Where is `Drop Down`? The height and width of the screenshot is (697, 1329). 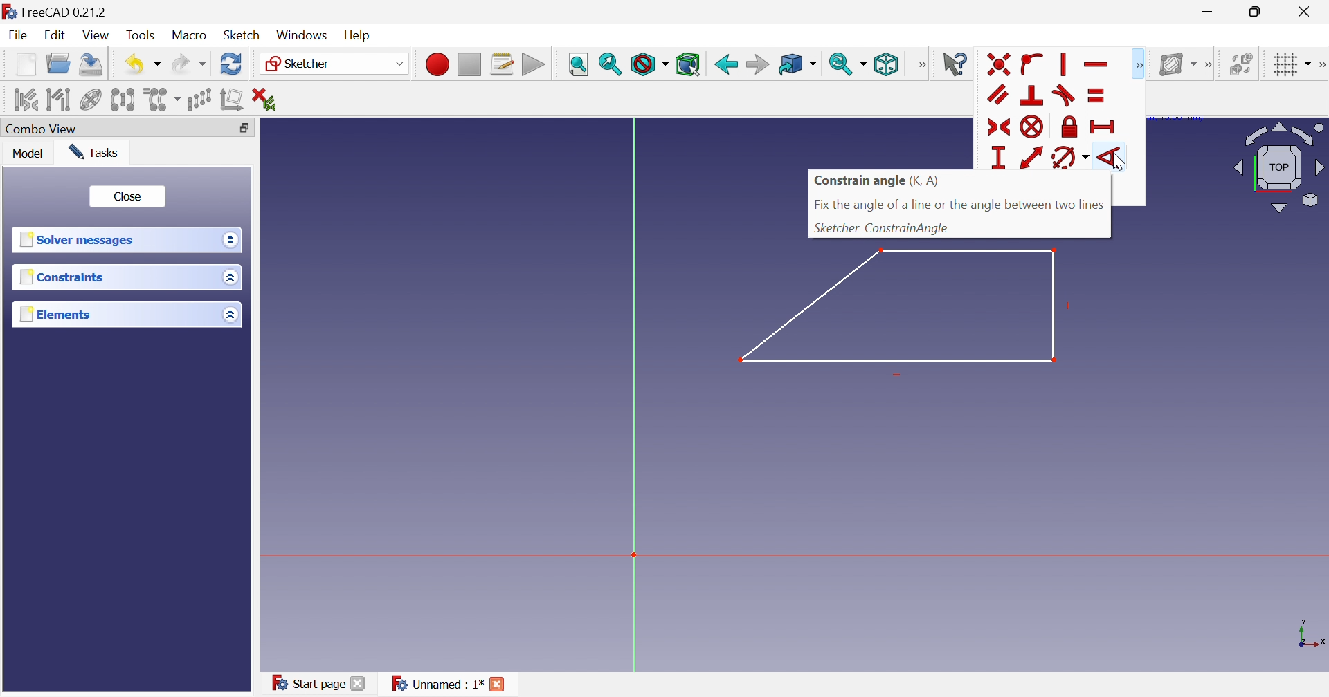
Drop Down is located at coordinates (1309, 62).